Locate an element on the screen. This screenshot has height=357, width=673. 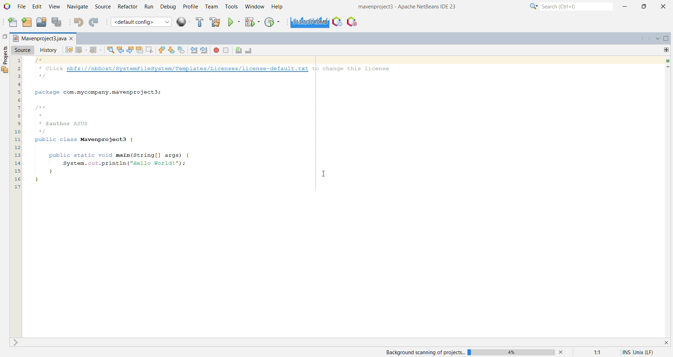
Current Line is located at coordinates (667, 67).